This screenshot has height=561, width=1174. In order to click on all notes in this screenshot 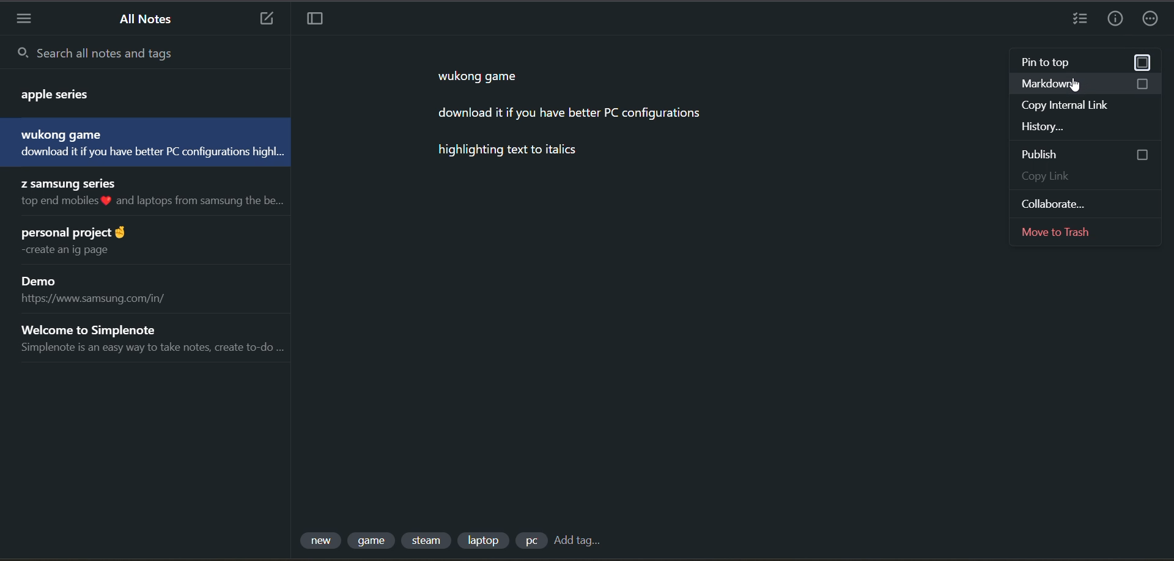, I will do `click(150, 21)`.